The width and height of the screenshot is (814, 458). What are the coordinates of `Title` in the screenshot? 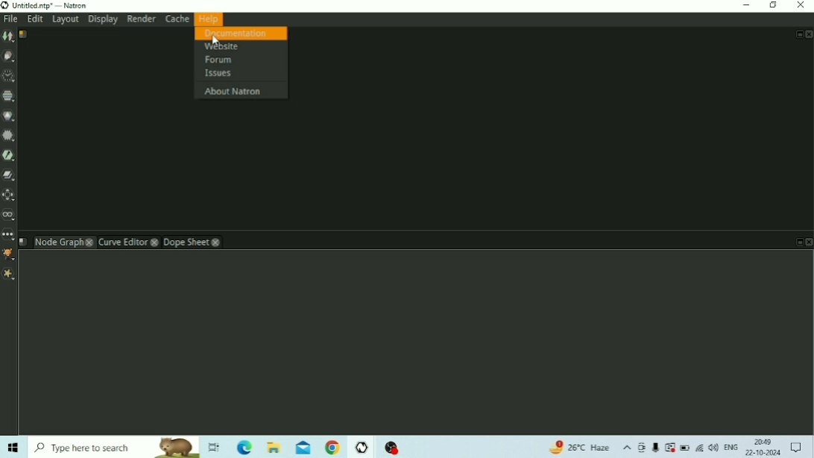 It's located at (51, 6).